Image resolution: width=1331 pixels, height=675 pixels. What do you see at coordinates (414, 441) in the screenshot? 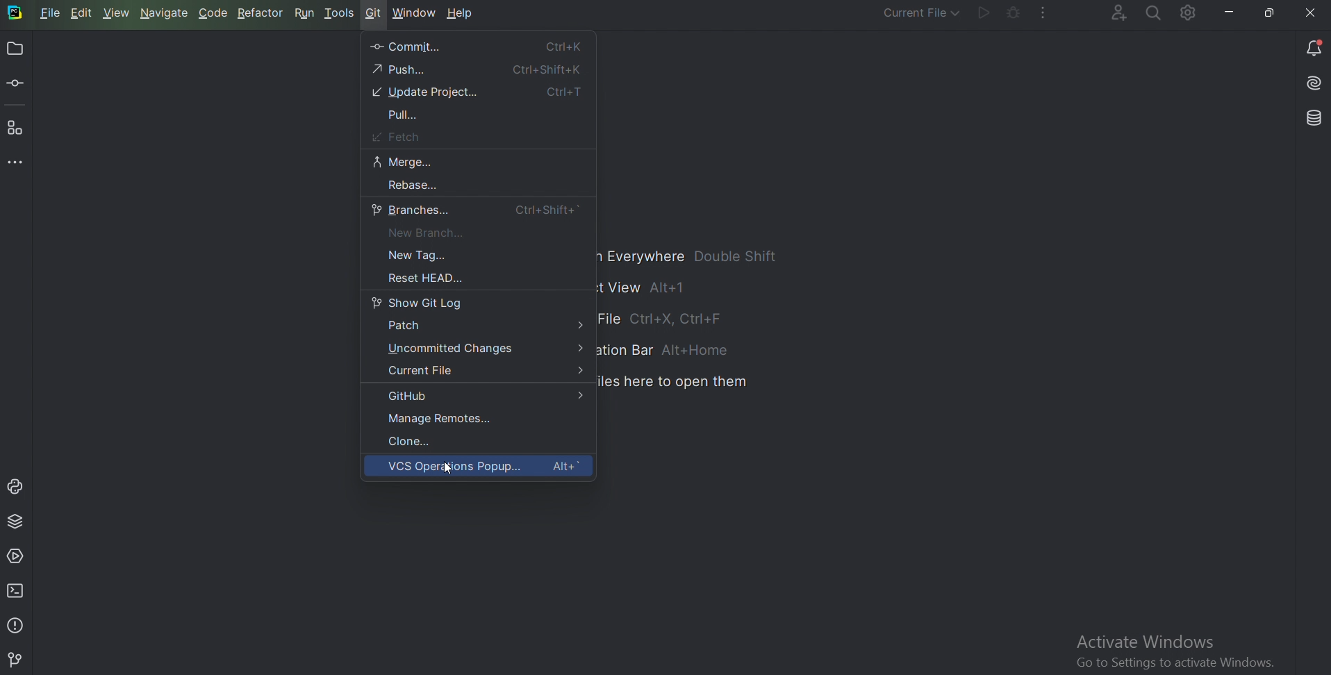
I see `Clone` at bounding box center [414, 441].